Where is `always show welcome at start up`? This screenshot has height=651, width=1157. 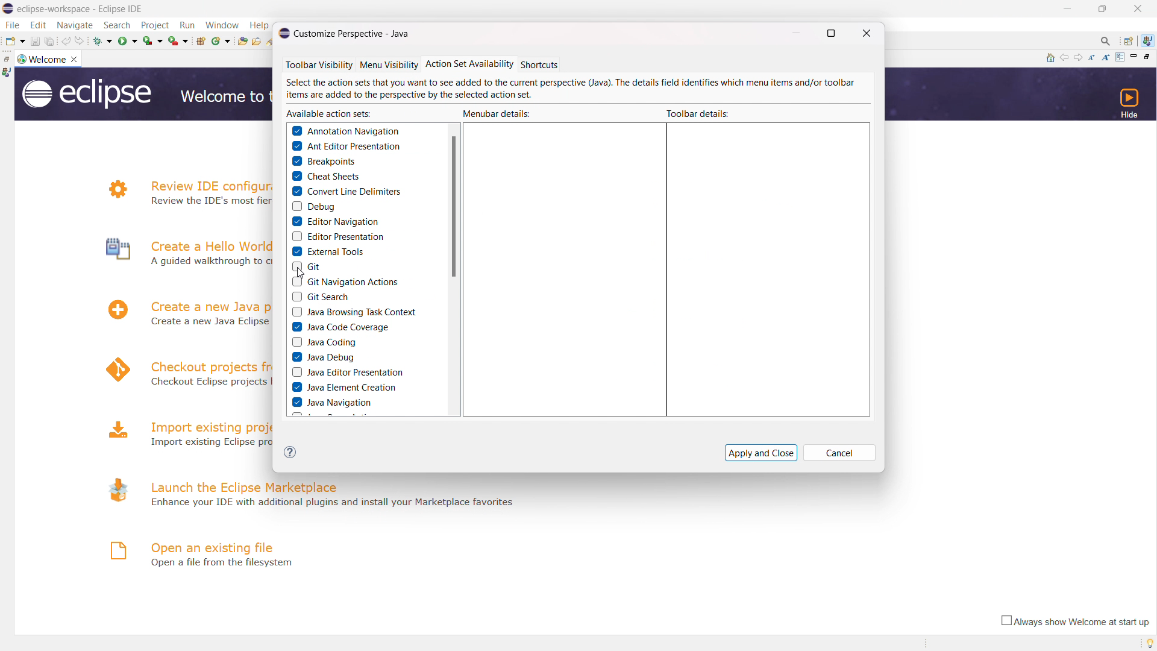
always show welcome at start up is located at coordinates (1073, 621).